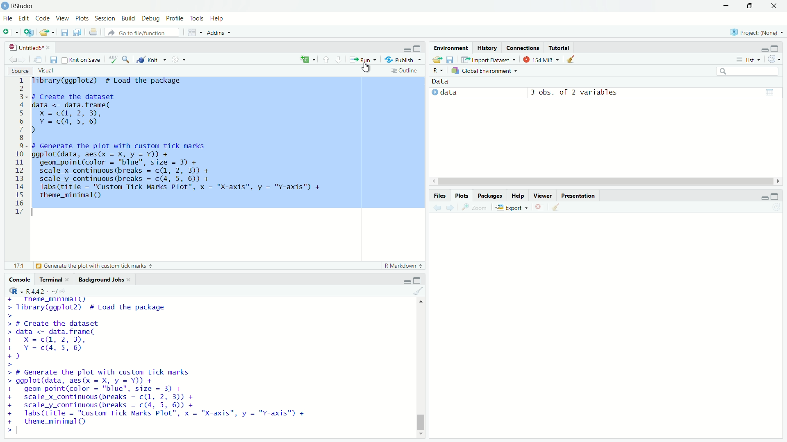 The width and height of the screenshot is (787, 442). I want to click on code to create the dataset, so click(73, 341).